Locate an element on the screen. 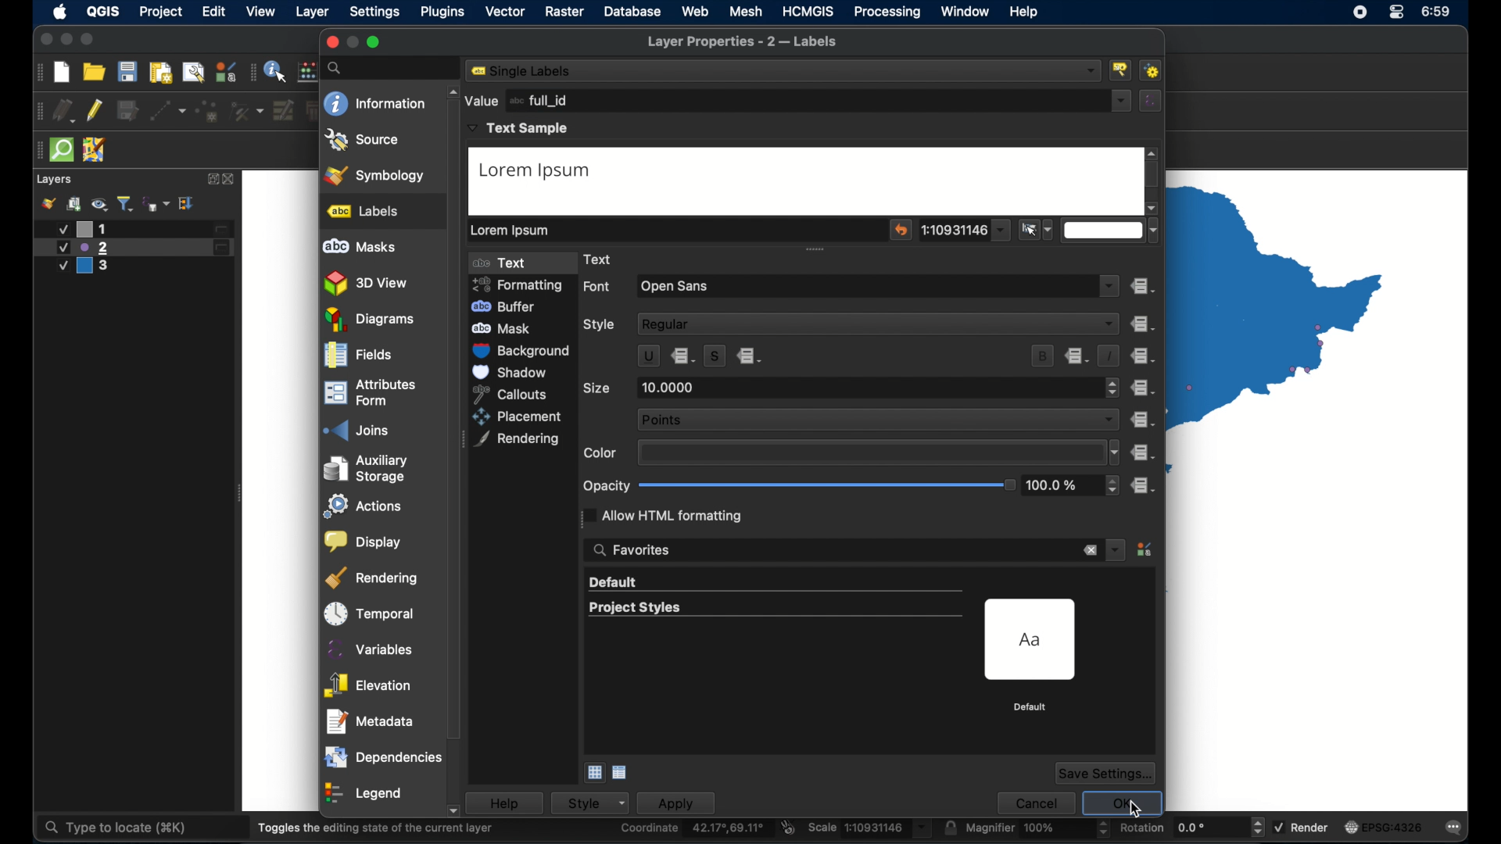 The image size is (1501, 844). dependencies is located at coordinates (382, 754).